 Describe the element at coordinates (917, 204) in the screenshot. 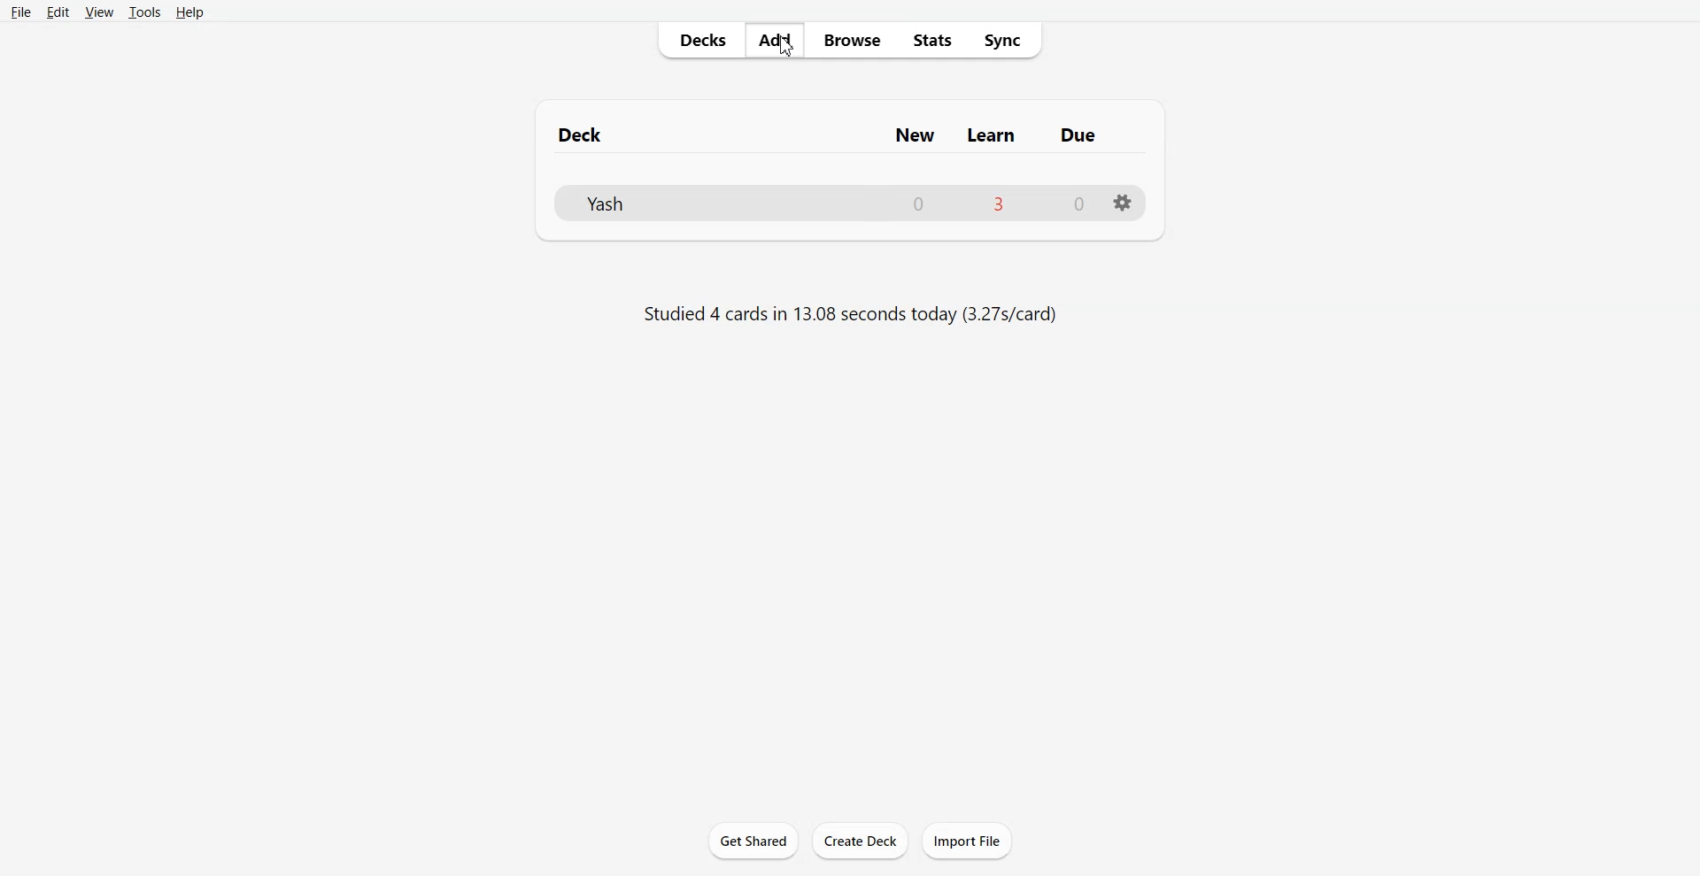

I see `0` at that location.